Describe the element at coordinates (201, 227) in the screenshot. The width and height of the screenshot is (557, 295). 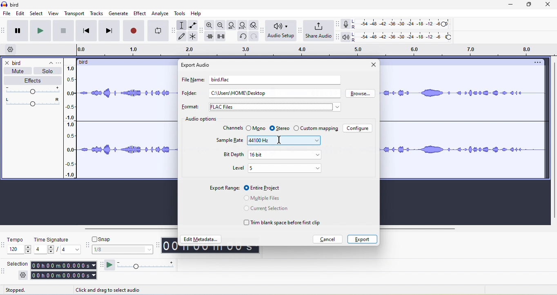
I see `edit metadata` at that location.